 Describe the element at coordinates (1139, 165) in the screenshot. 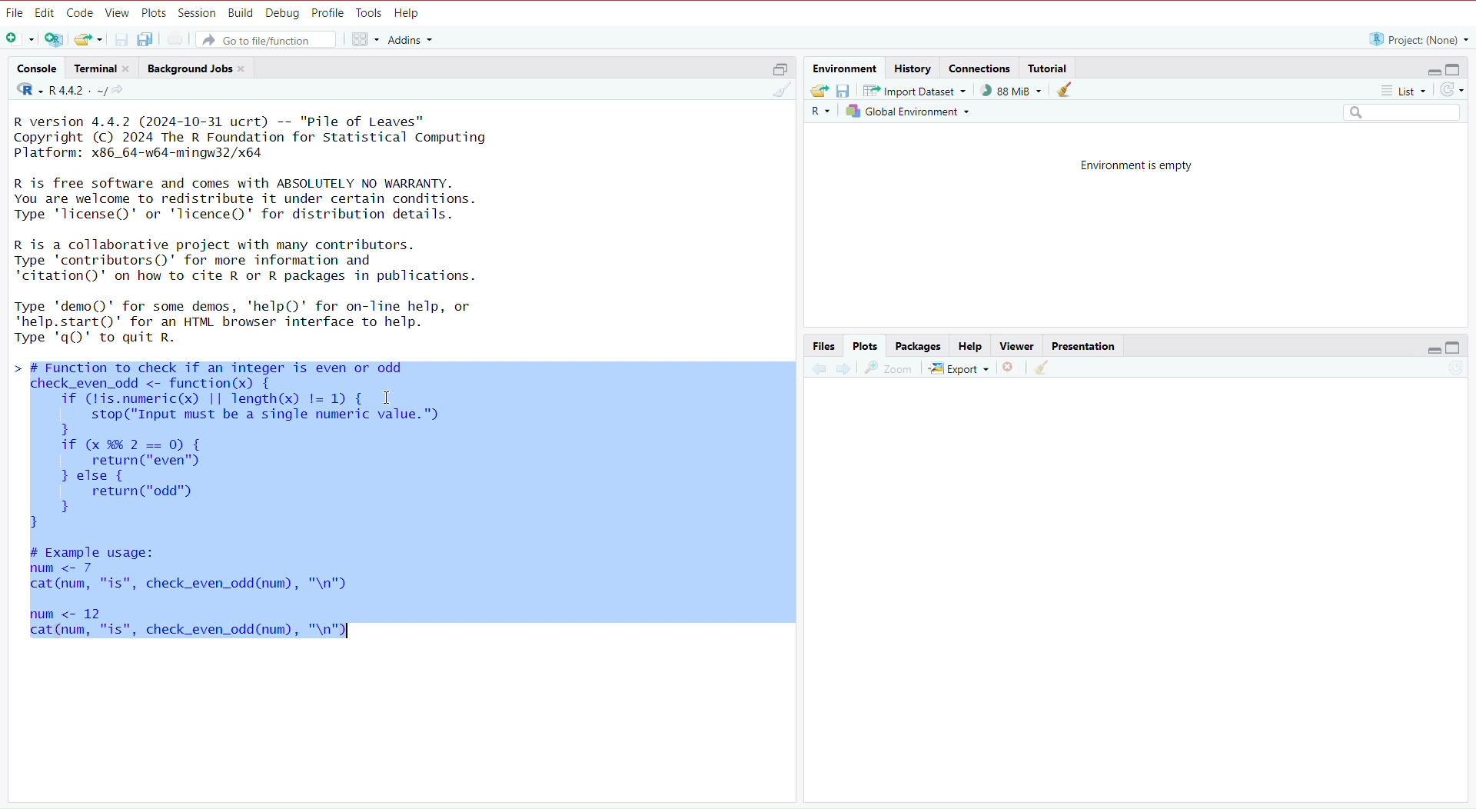

I see `Environment is empty` at that location.